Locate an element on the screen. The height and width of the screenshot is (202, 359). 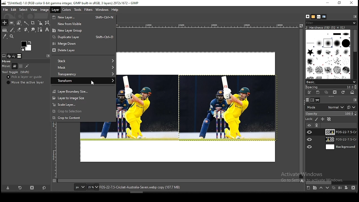
gradient tool is located at coordinates (4, 30).